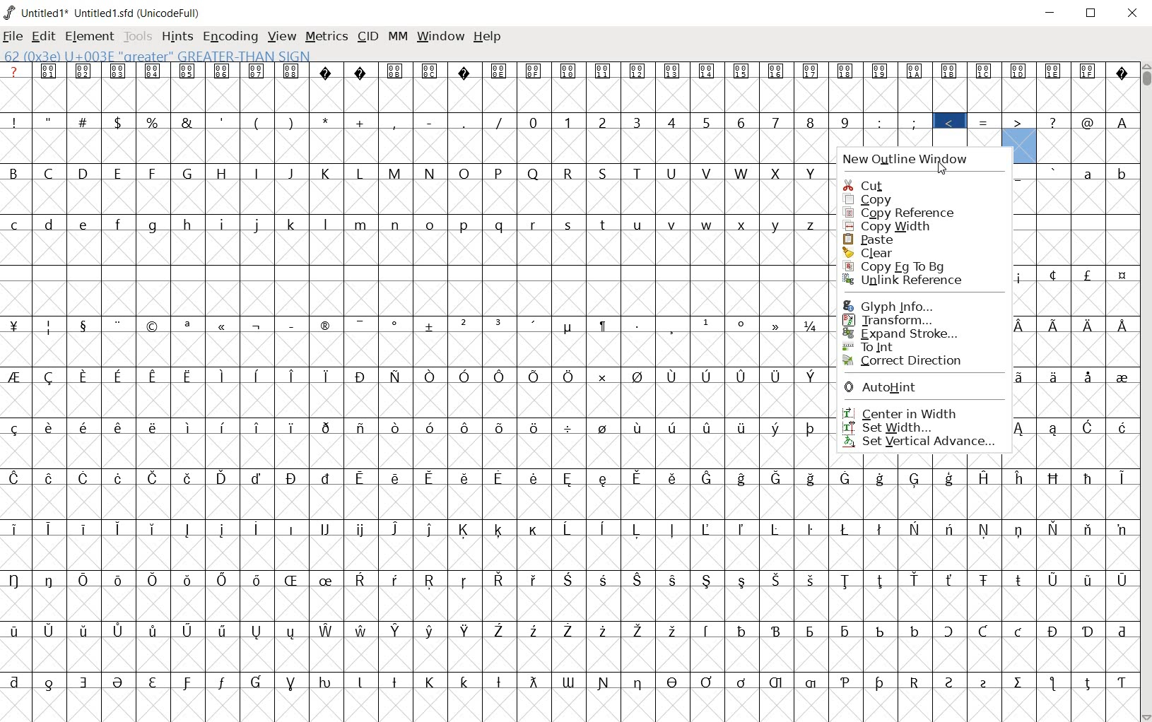  Describe the element at coordinates (924, 442) in the screenshot. I see `set vertical advance` at that location.